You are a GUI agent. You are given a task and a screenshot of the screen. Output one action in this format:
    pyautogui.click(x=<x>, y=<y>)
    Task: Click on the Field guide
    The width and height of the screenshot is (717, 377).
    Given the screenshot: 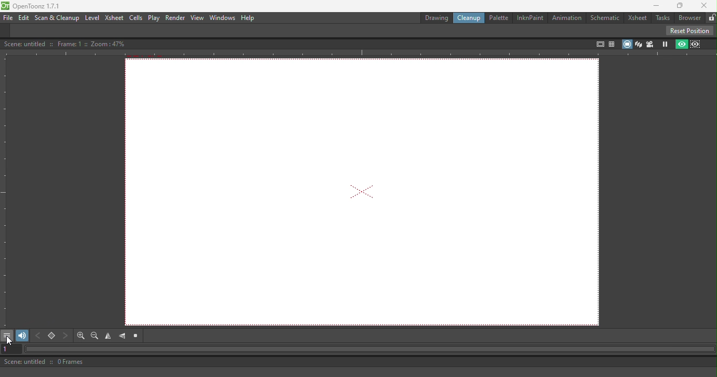 What is the action you would take?
    pyautogui.click(x=613, y=42)
    